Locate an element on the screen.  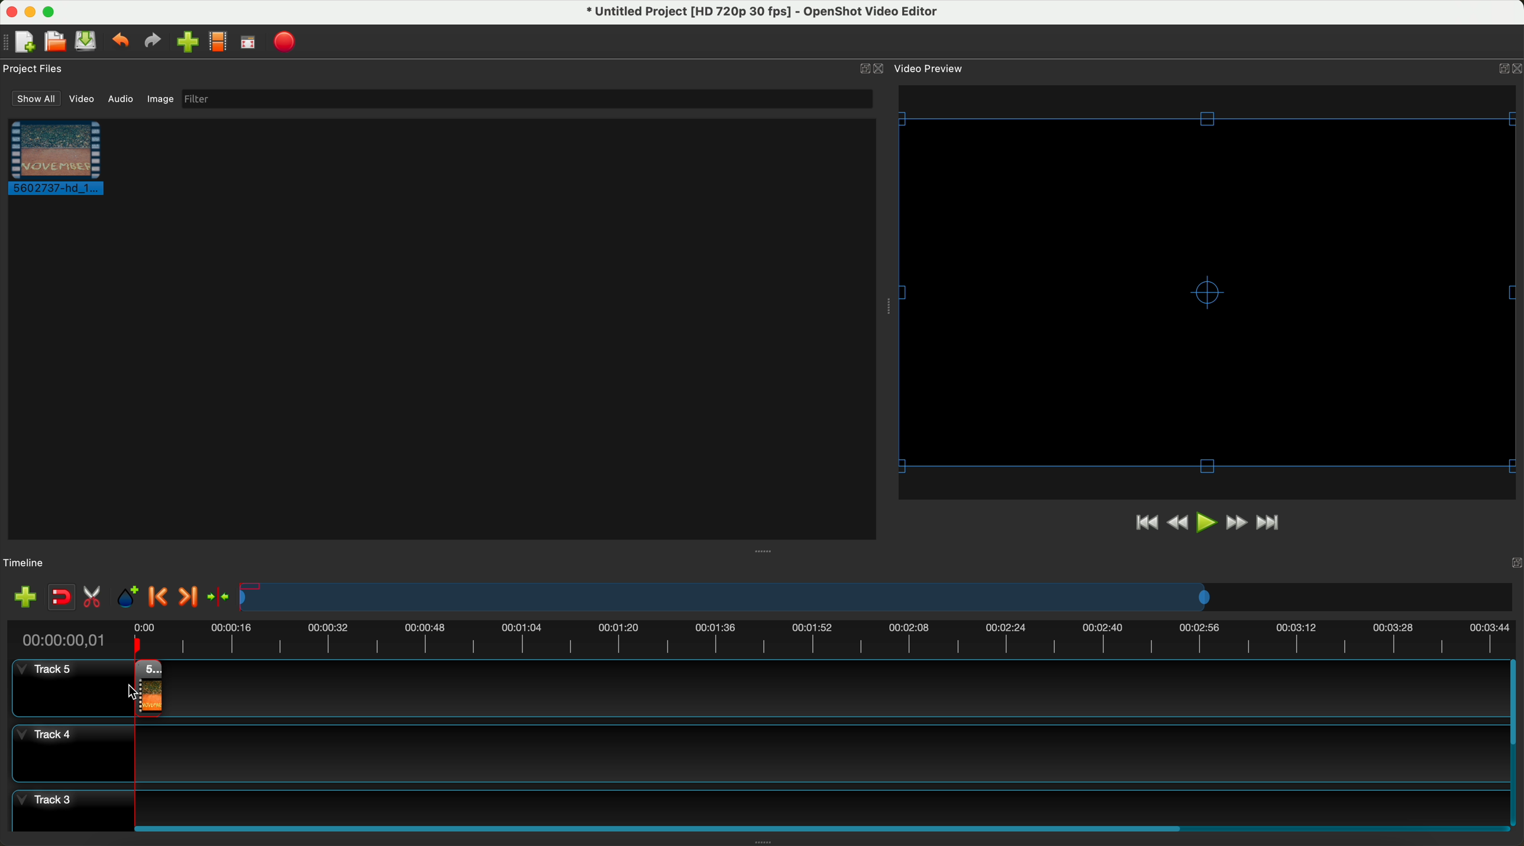
timeline is located at coordinates (766, 638).